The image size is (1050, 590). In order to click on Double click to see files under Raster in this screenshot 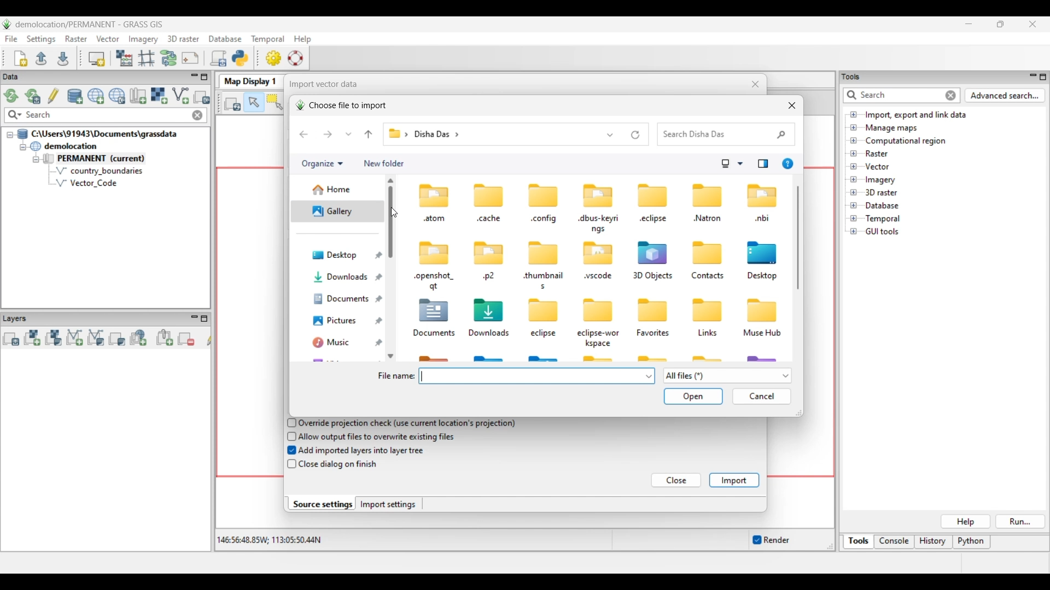, I will do `click(877, 154)`.